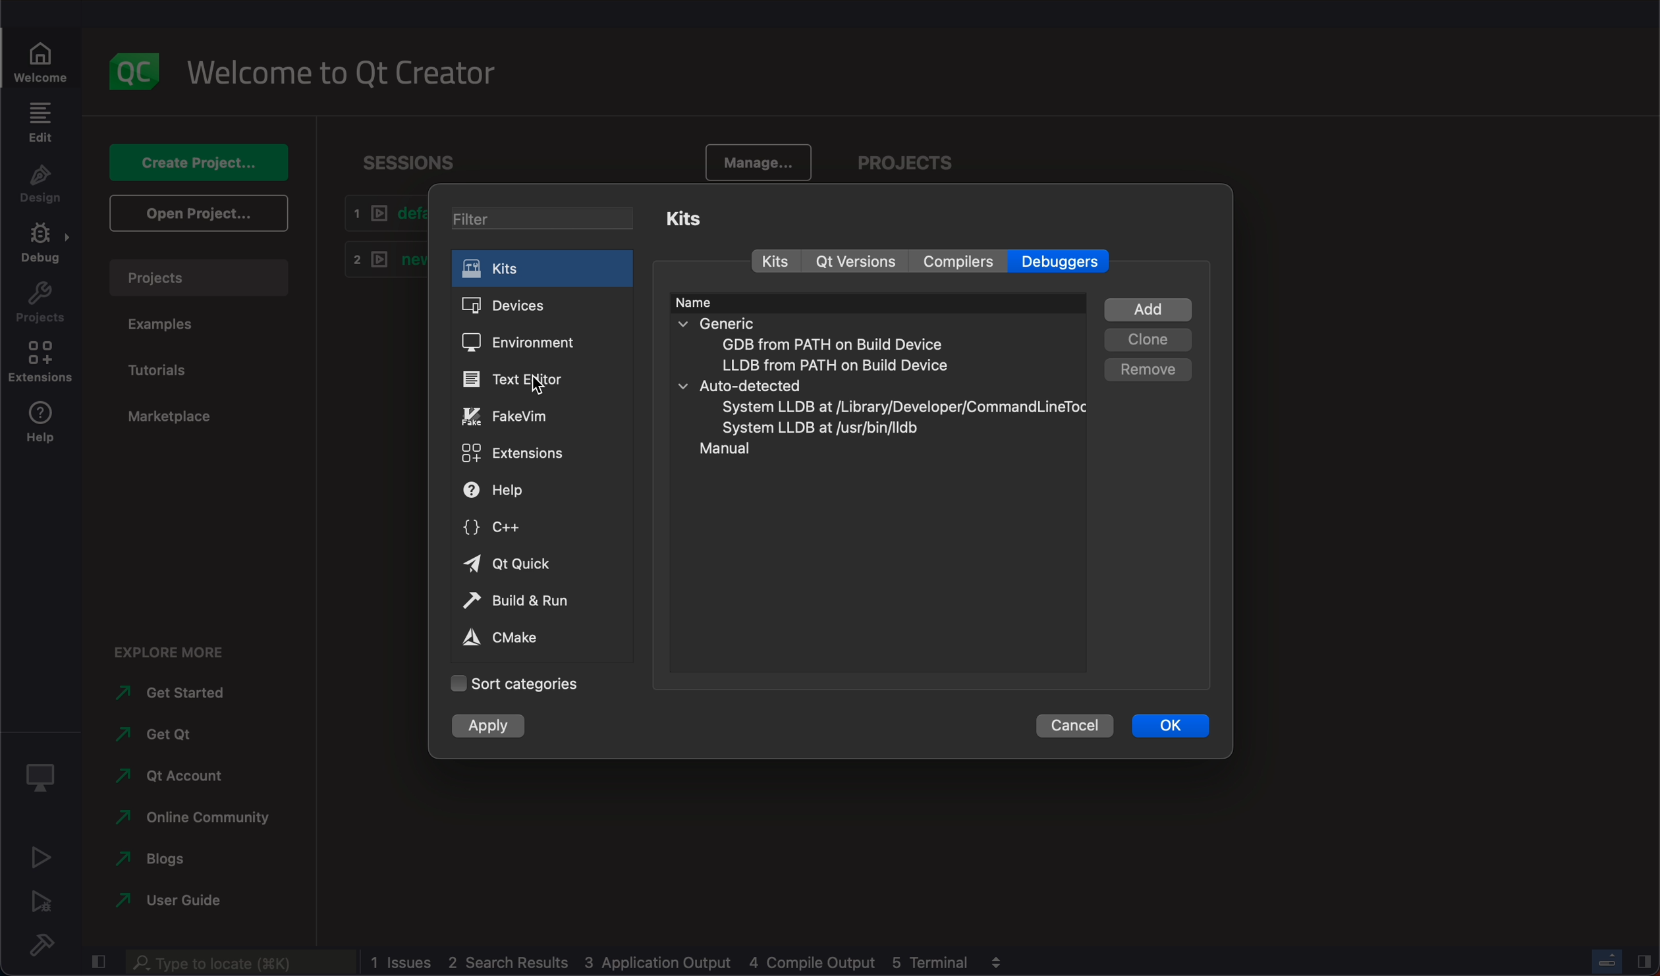 Image resolution: width=1660 pixels, height=976 pixels. I want to click on log, so click(675, 961).